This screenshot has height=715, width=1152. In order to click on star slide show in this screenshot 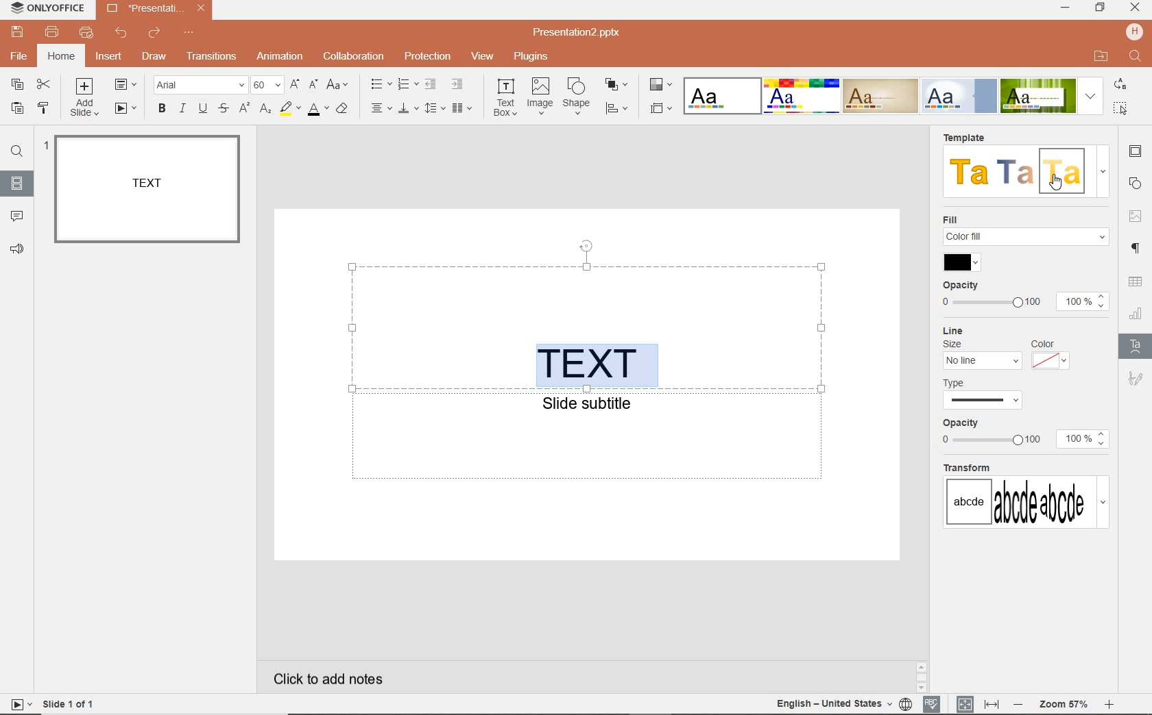, I will do `click(19, 703)`.